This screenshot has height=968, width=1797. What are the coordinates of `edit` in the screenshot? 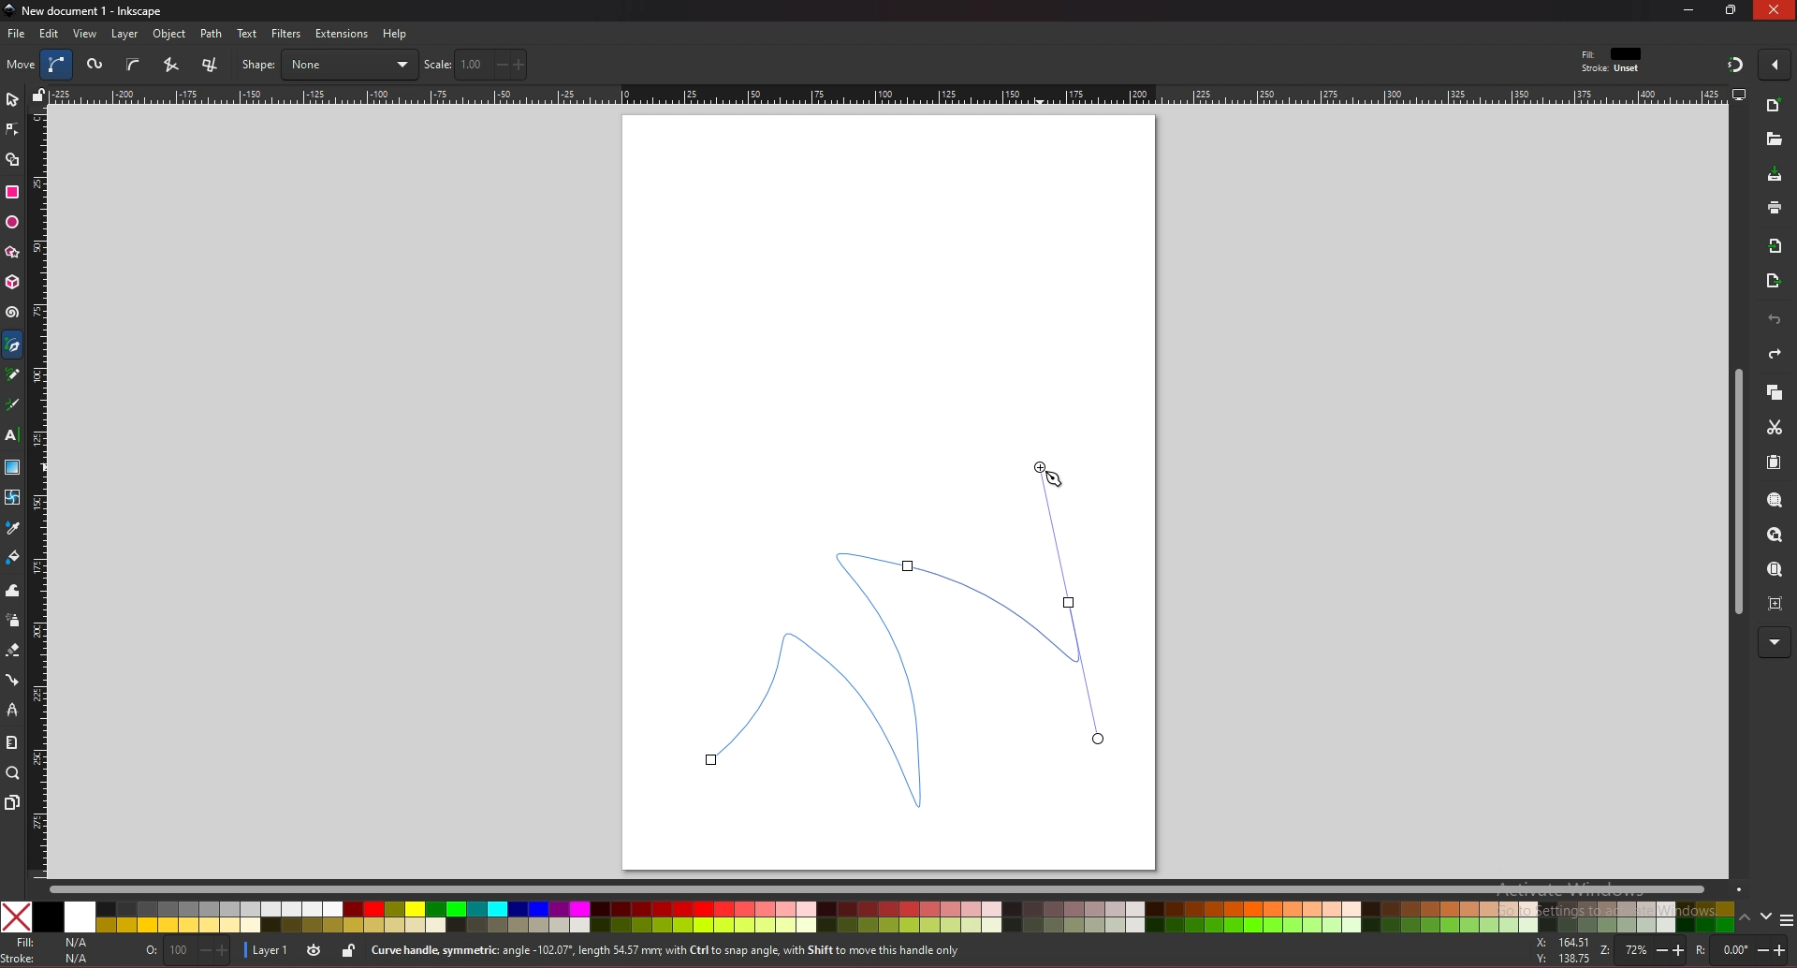 It's located at (51, 33).